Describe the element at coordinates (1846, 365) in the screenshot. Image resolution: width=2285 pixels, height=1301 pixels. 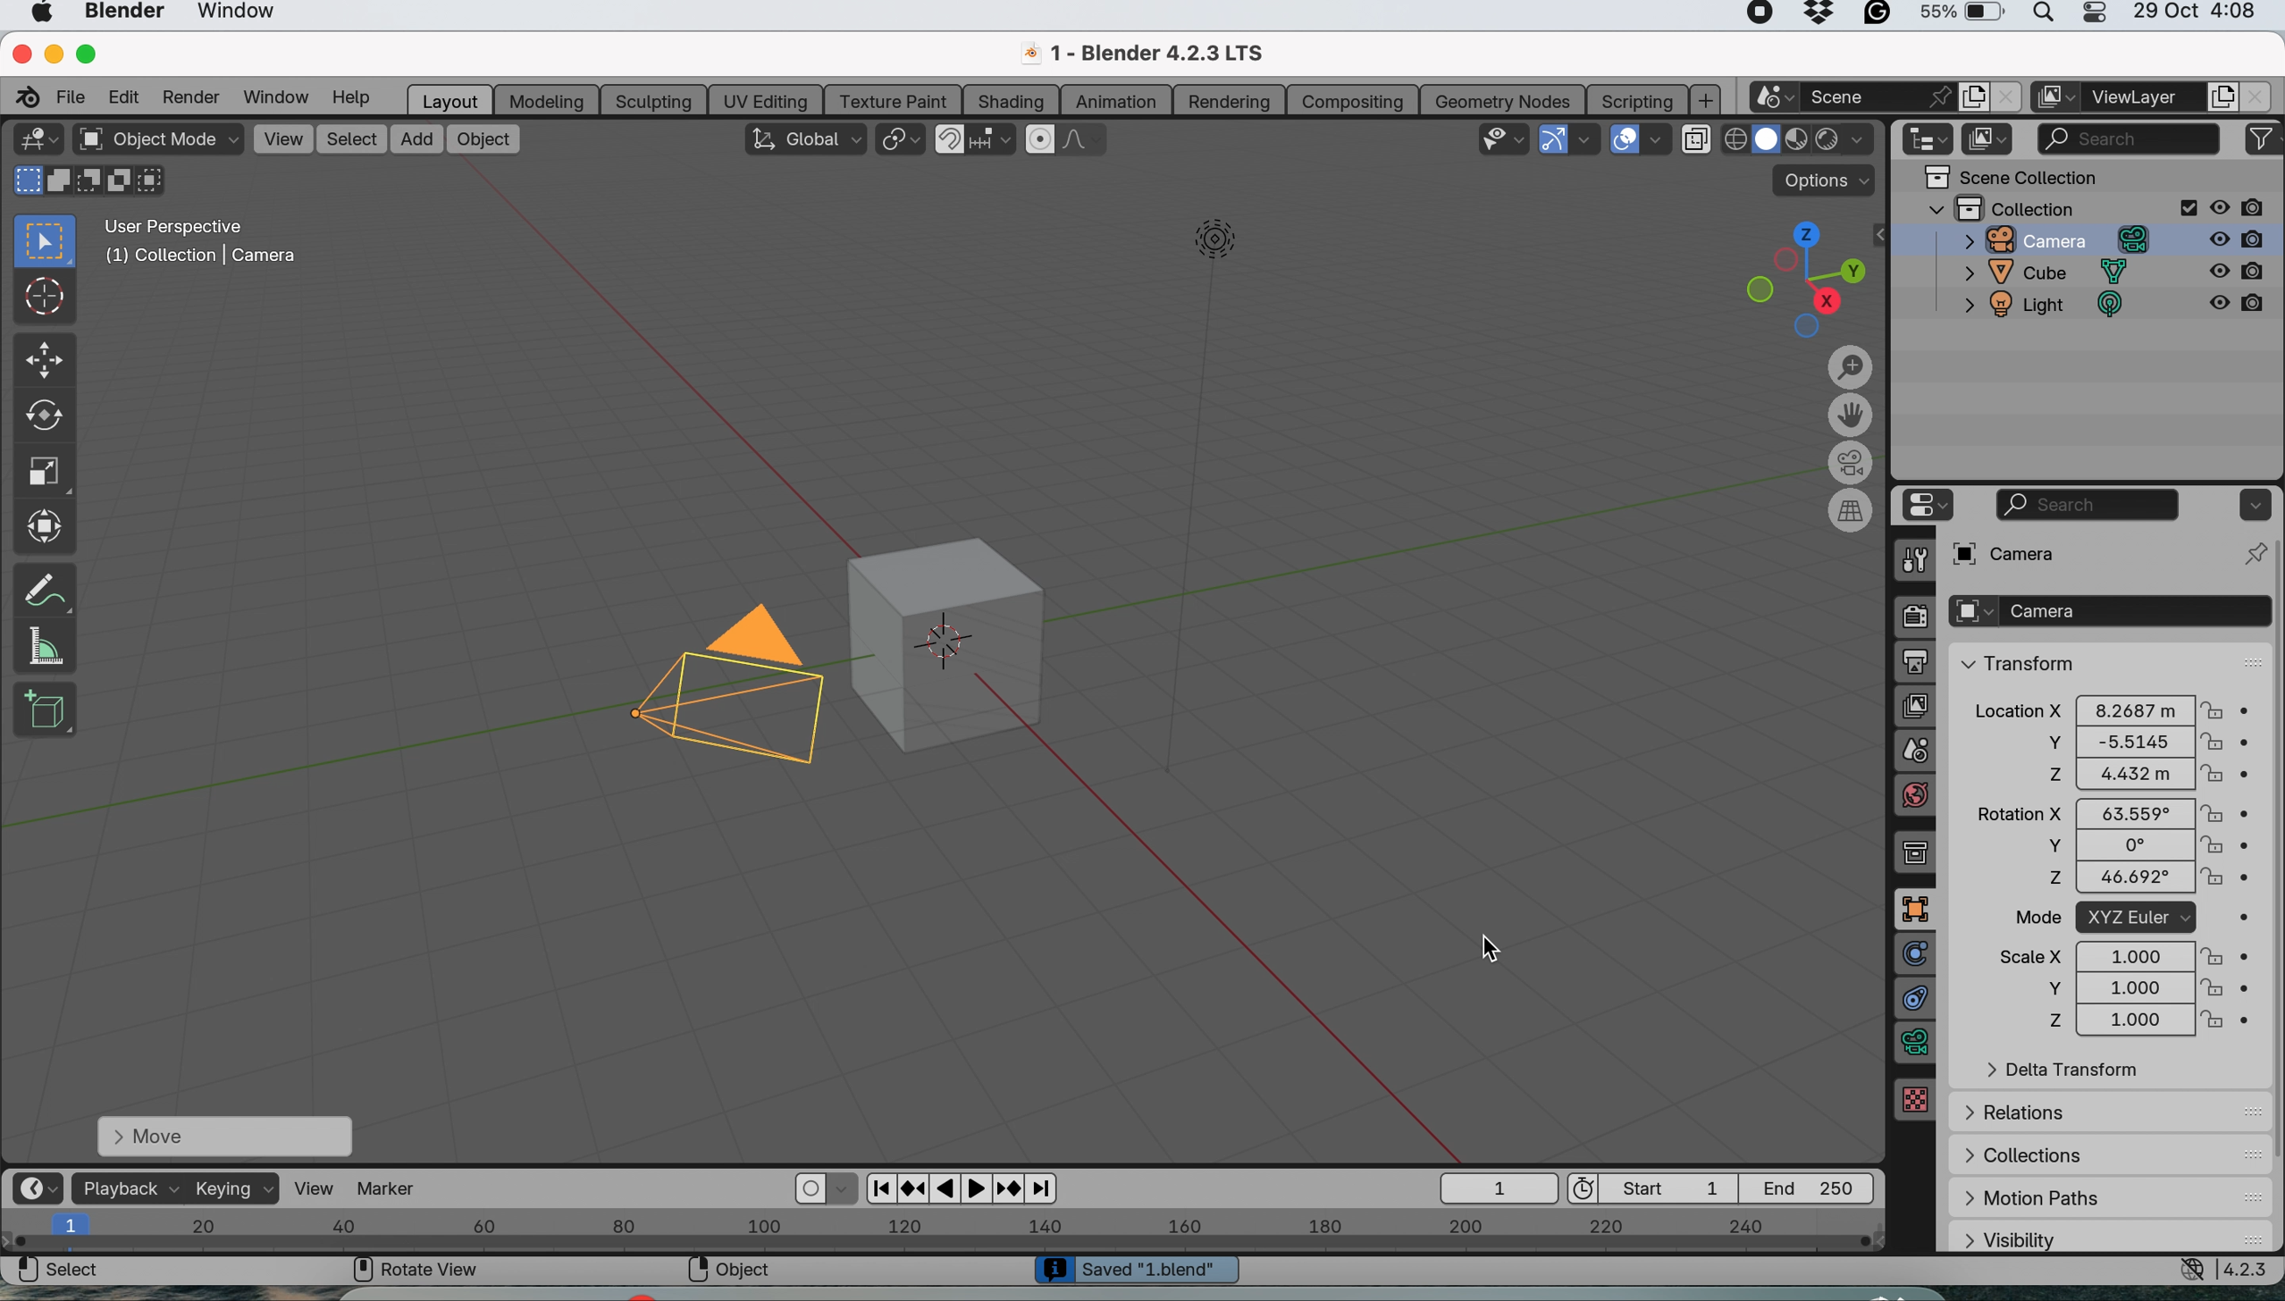
I see `zoom in and out` at that location.